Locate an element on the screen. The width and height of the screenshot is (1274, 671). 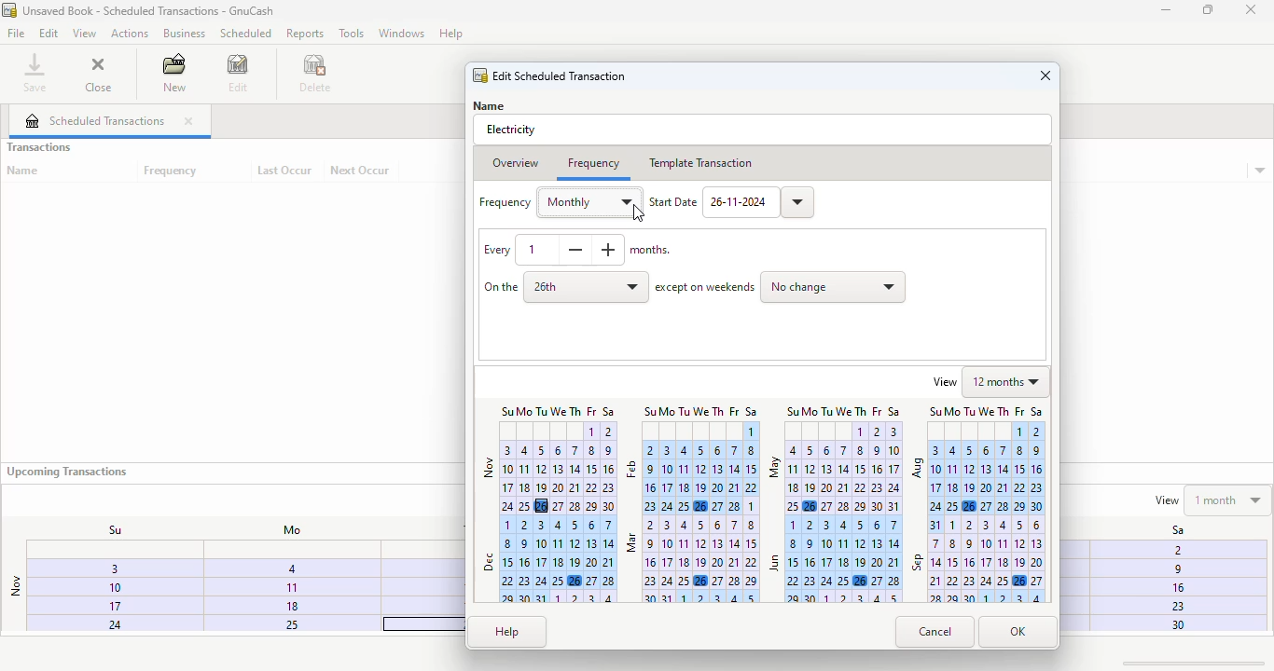
12 months is located at coordinates (1007, 381).